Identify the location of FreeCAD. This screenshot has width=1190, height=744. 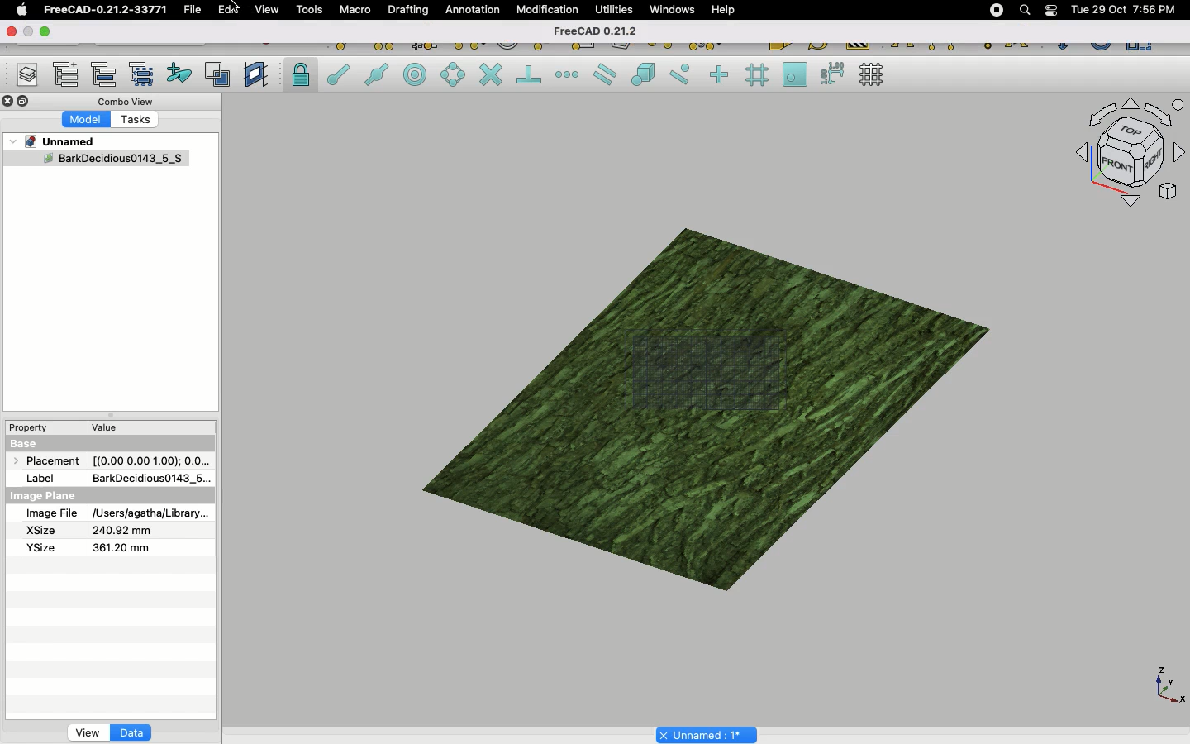
(107, 10).